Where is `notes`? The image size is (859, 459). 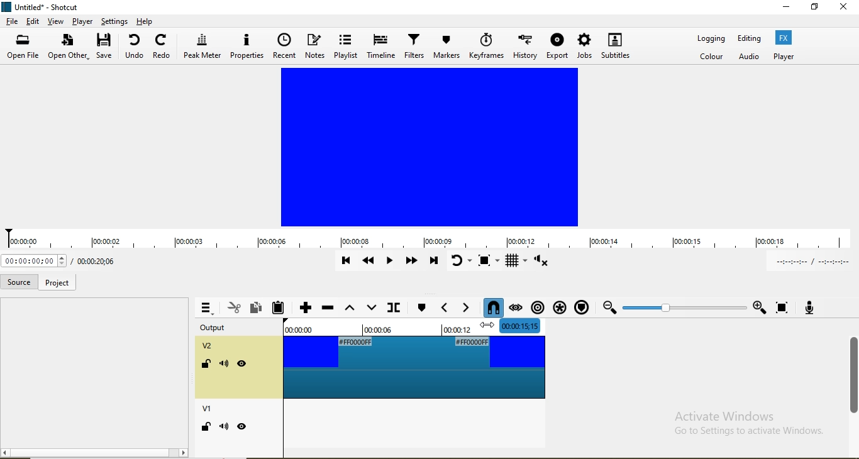
notes is located at coordinates (316, 47).